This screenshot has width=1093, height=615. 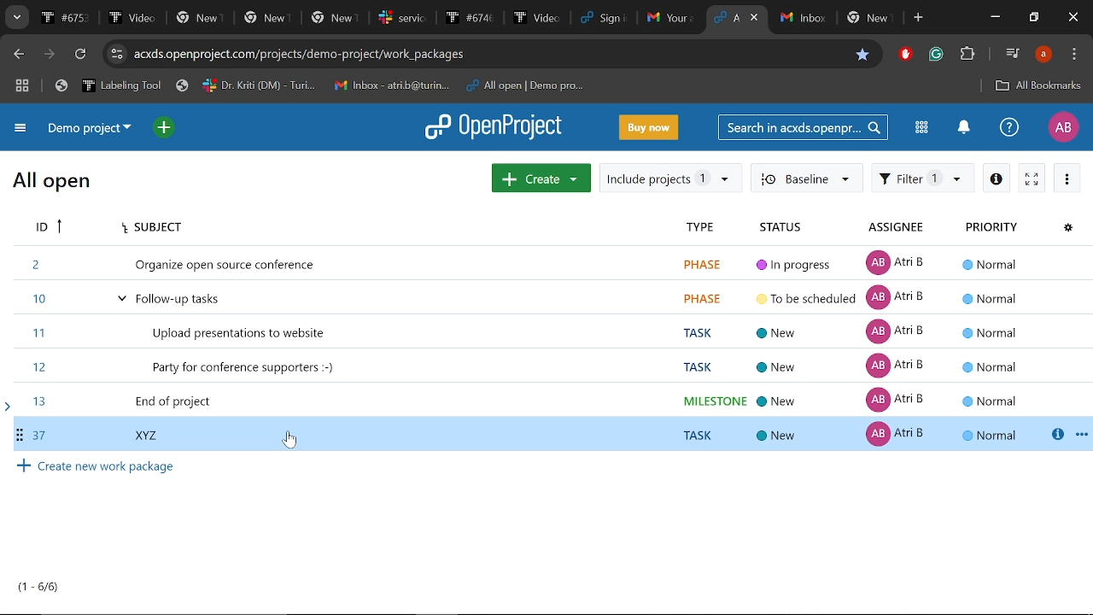 What do you see at coordinates (1038, 87) in the screenshot?
I see `All bookmarks` at bounding box center [1038, 87].